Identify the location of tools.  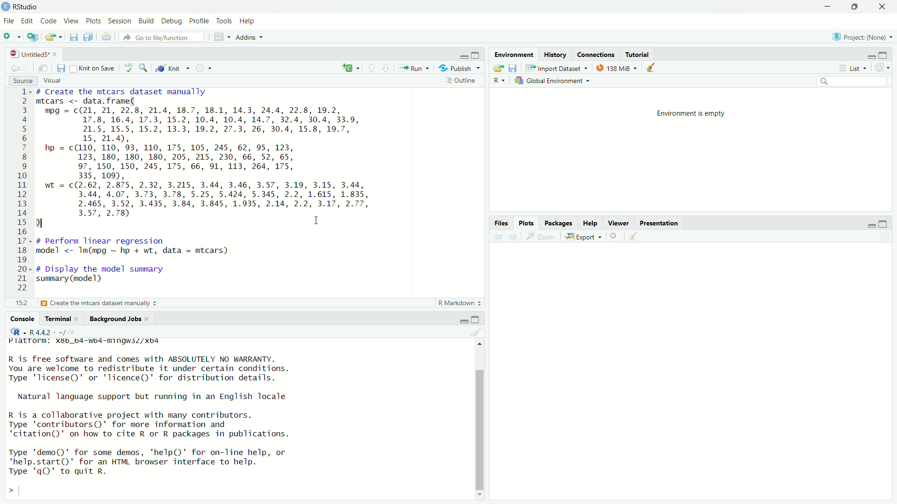
(223, 21).